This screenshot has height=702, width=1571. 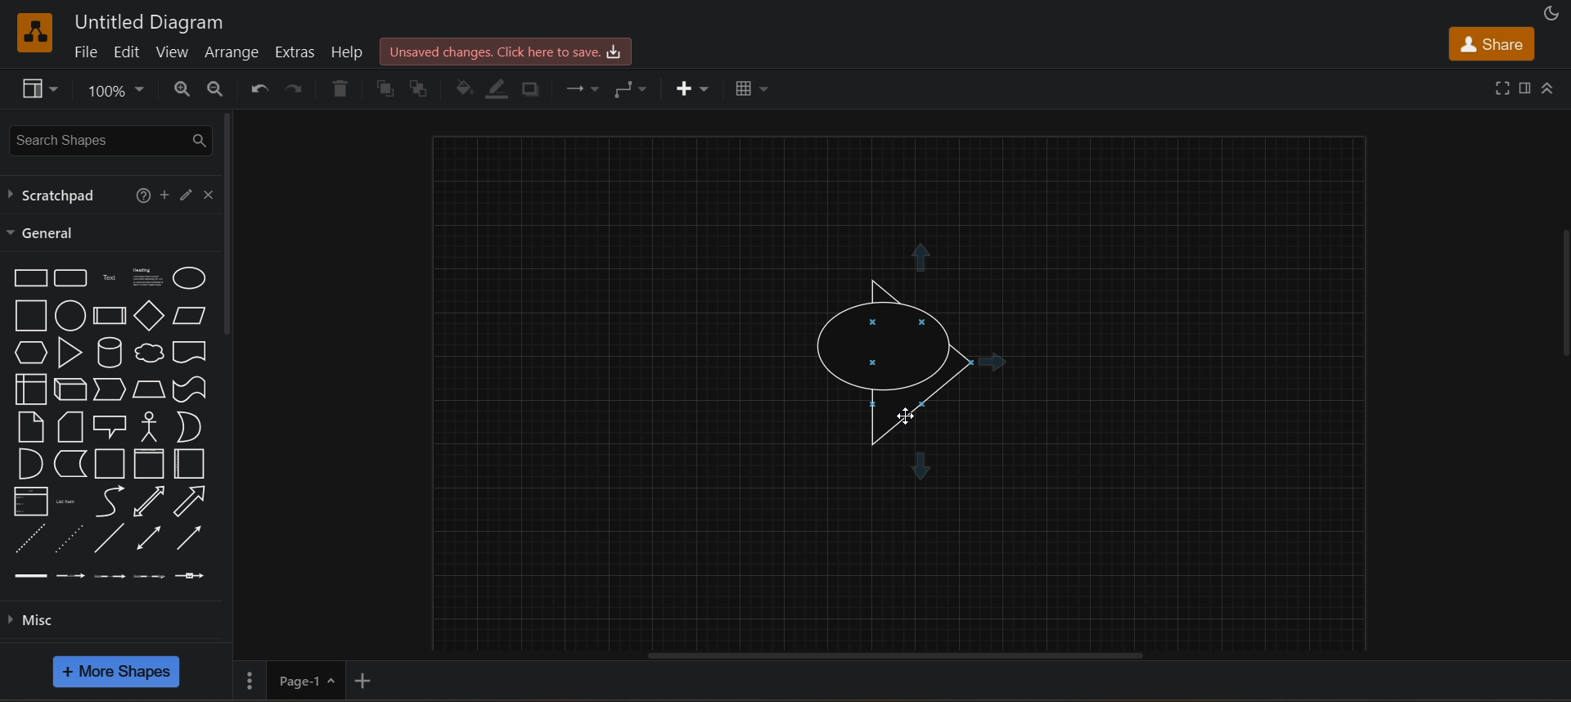 I want to click on connection, so click(x=583, y=90).